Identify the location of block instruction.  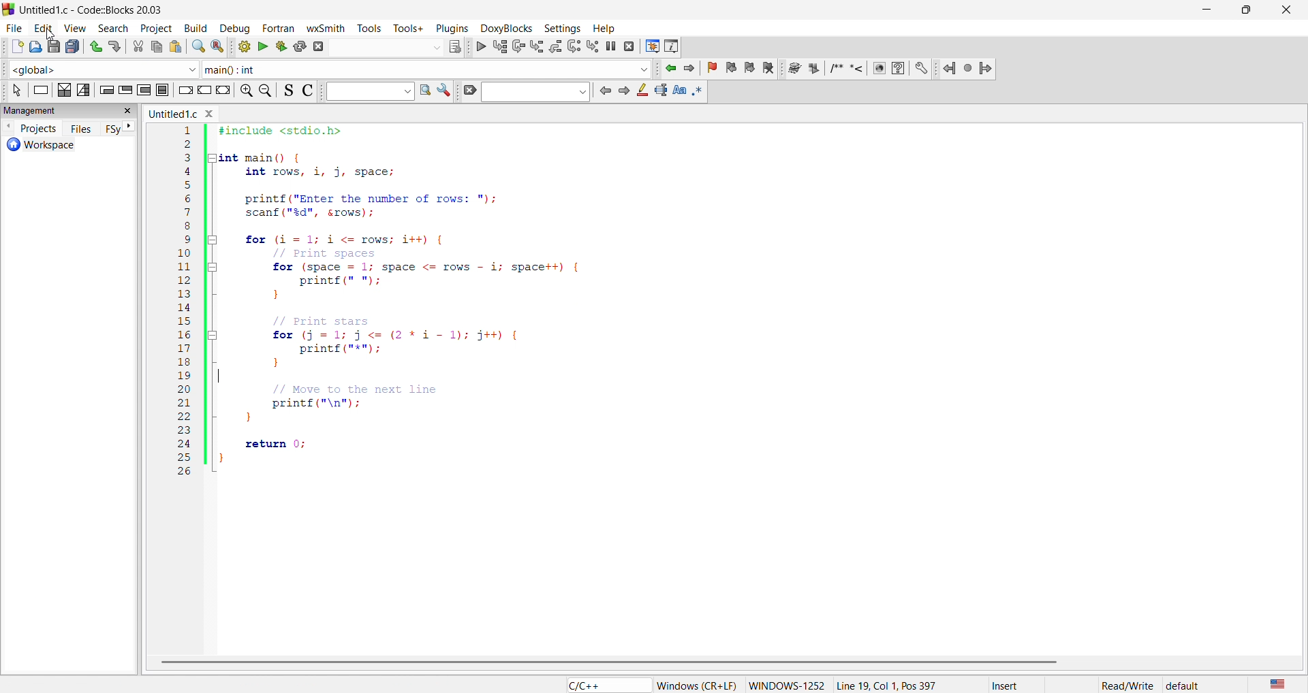
(163, 90).